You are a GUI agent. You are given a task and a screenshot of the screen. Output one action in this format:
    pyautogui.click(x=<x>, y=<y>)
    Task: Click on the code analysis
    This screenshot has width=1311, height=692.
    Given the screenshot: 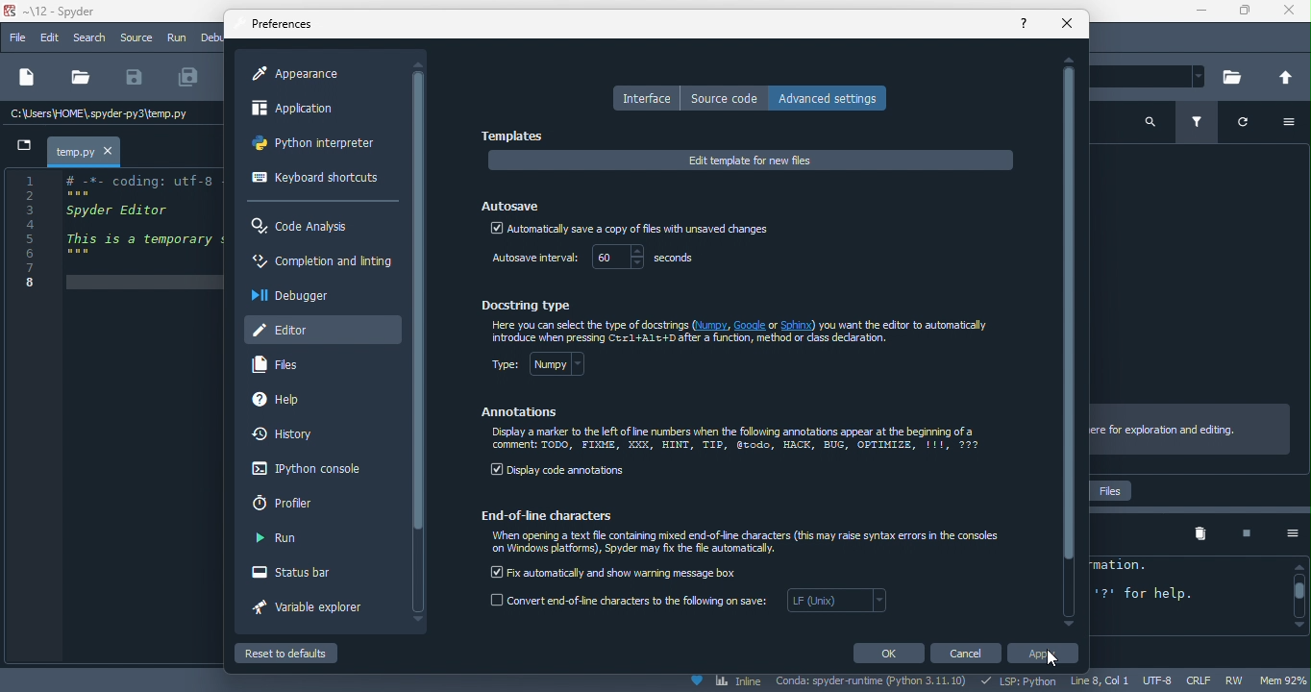 What is the action you would take?
    pyautogui.click(x=306, y=227)
    